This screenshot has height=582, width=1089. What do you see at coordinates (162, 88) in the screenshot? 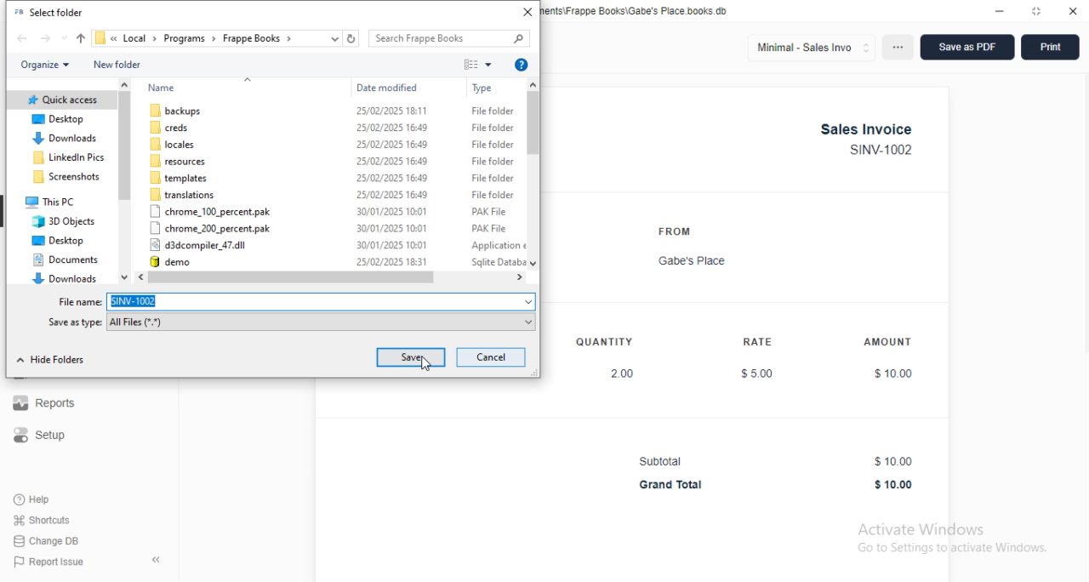
I see `name` at bounding box center [162, 88].